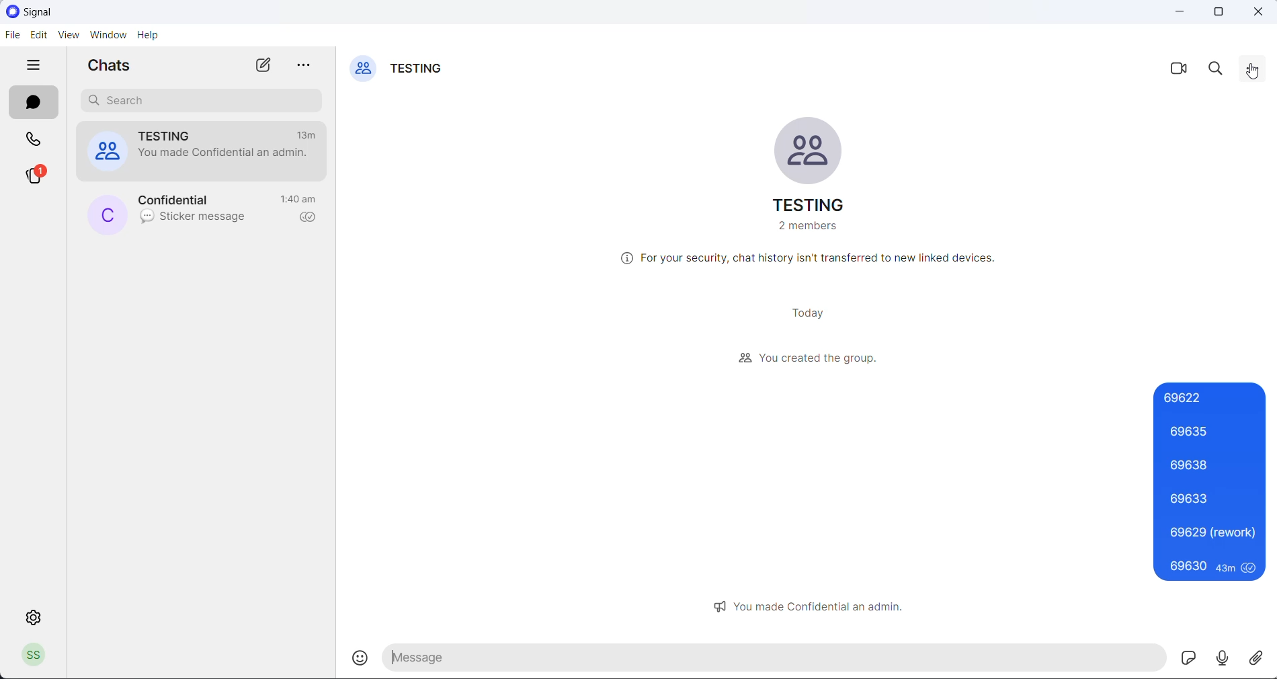  What do you see at coordinates (1262, 13) in the screenshot?
I see `close` at bounding box center [1262, 13].